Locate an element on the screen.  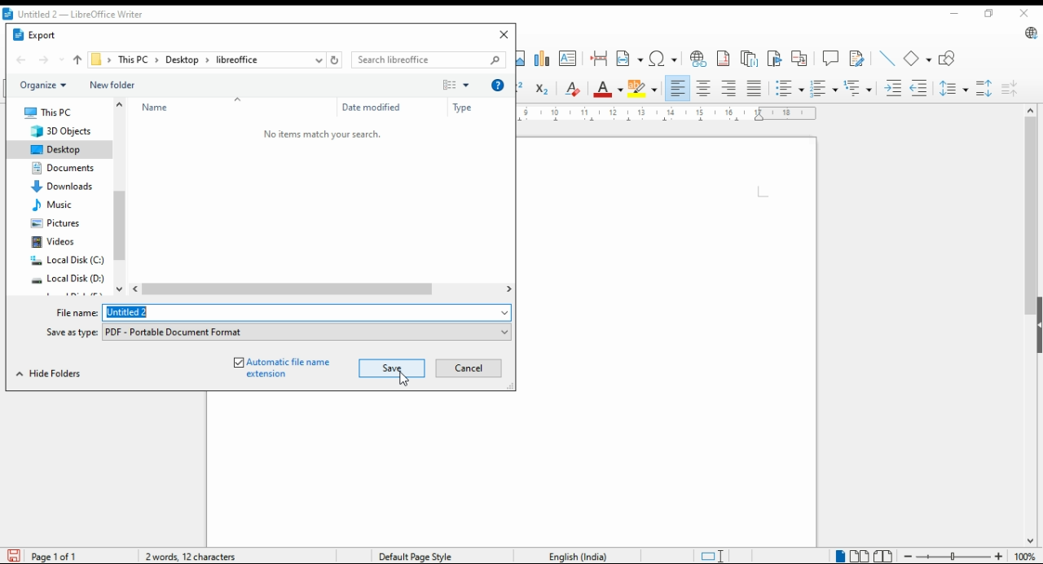
insert line is located at coordinates (886, 58).